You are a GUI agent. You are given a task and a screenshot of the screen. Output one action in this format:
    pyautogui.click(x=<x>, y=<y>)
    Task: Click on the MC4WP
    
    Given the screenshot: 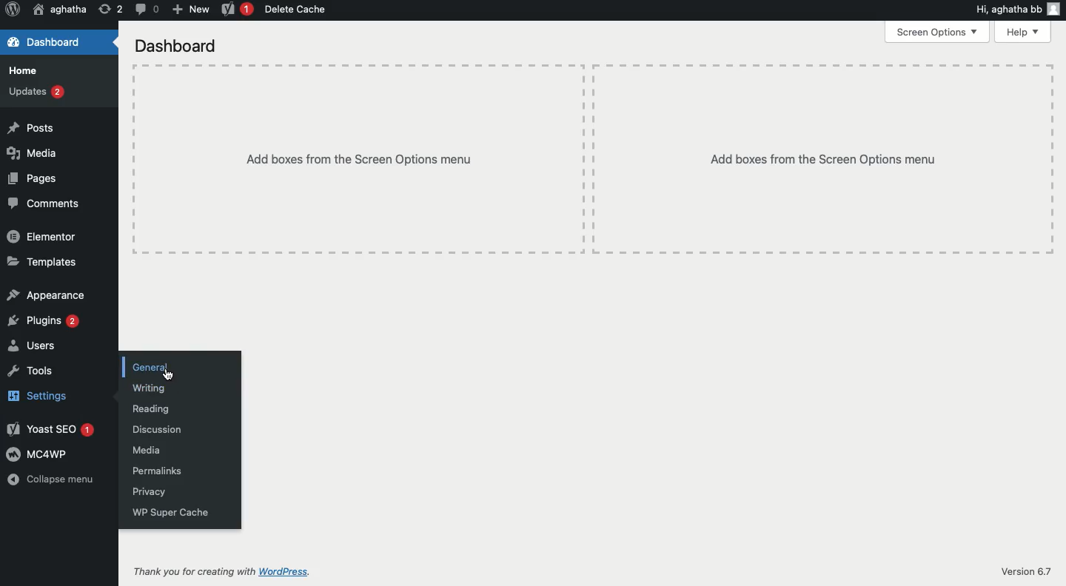 What is the action you would take?
    pyautogui.click(x=36, y=455)
    